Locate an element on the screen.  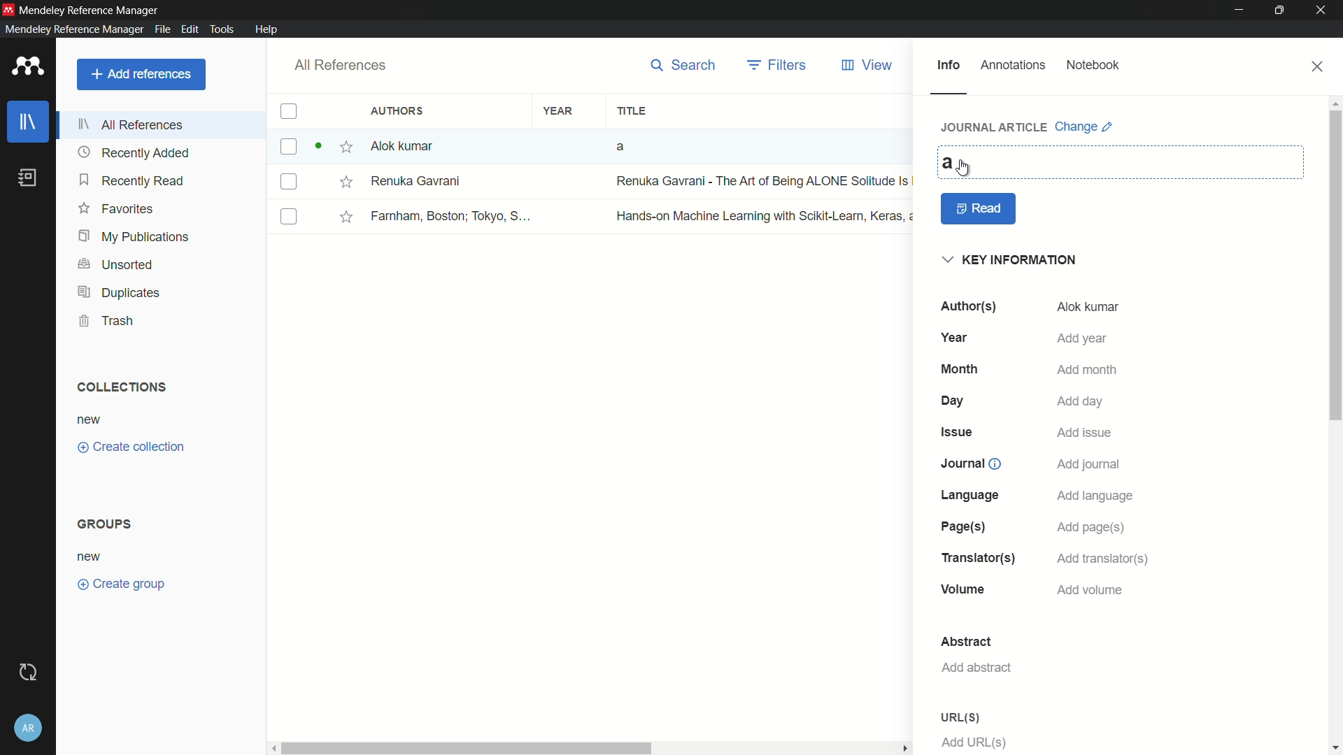
create collections is located at coordinates (131, 447).